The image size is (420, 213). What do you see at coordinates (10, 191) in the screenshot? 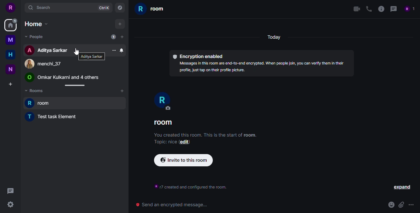
I see `threads` at bounding box center [10, 191].